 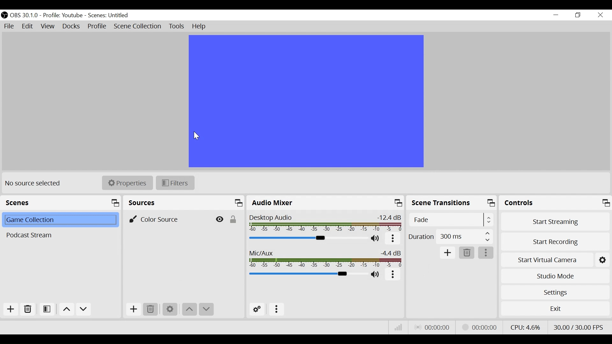 What do you see at coordinates (399, 327) in the screenshot?
I see `Bitrate` at bounding box center [399, 327].